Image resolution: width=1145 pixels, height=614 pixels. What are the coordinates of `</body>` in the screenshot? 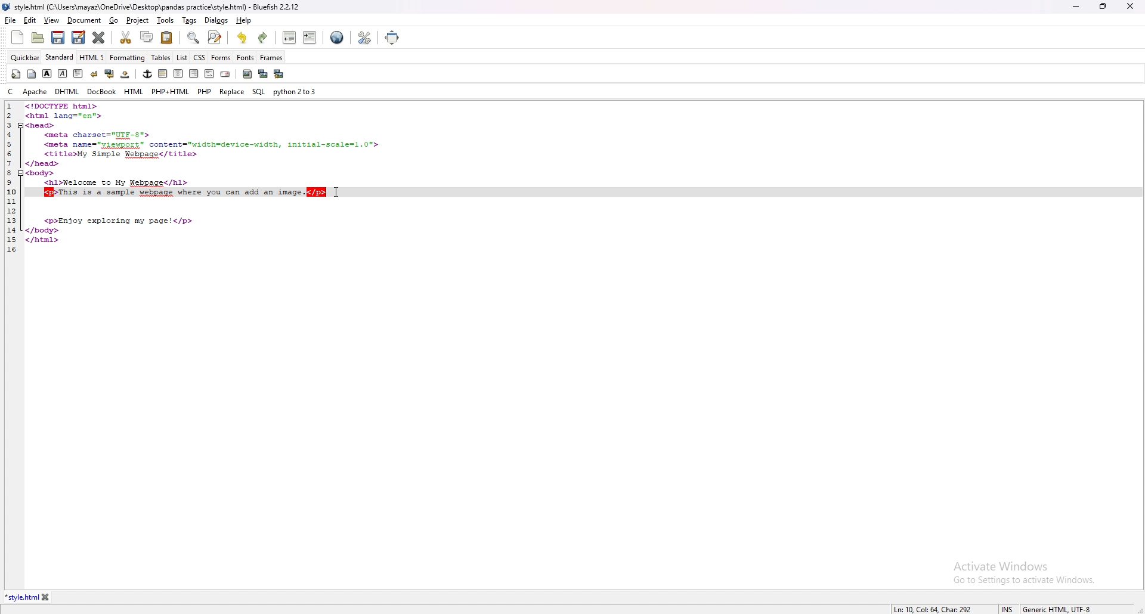 It's located at (44, 230).